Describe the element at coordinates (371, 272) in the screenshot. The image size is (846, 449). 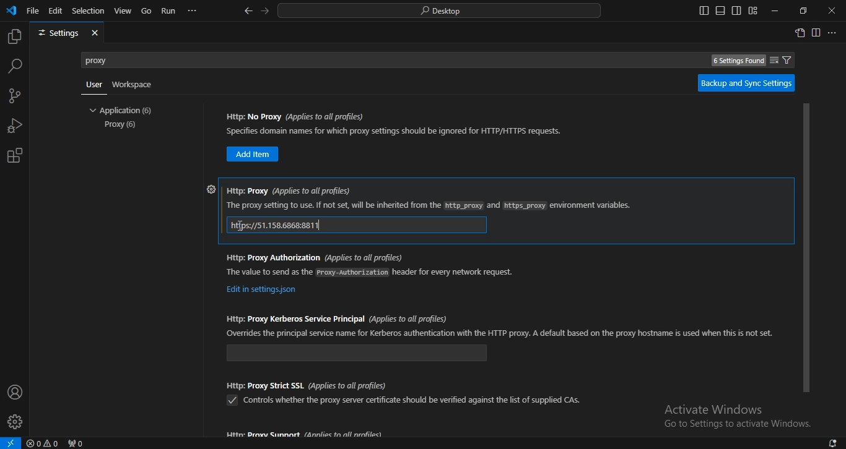
I see `https: proxy authorization` at that location.